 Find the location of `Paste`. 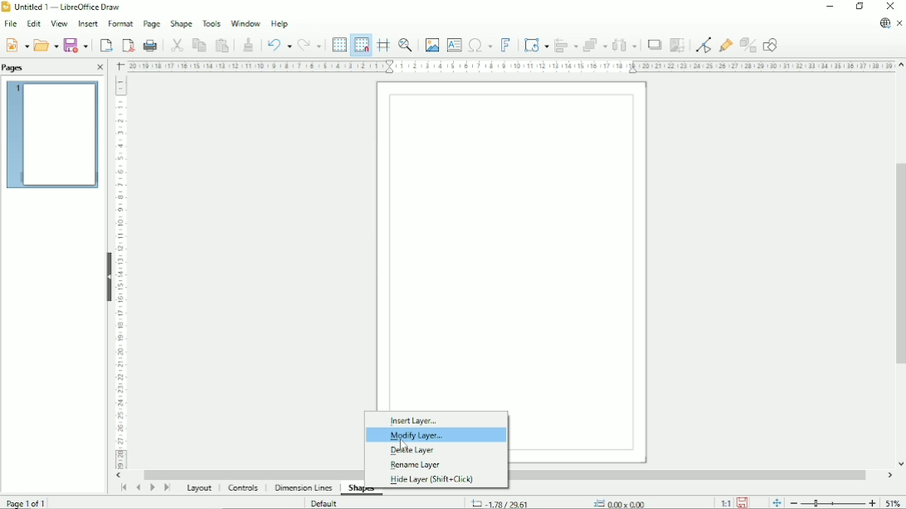

Paste is located at coordinates (222, 45).